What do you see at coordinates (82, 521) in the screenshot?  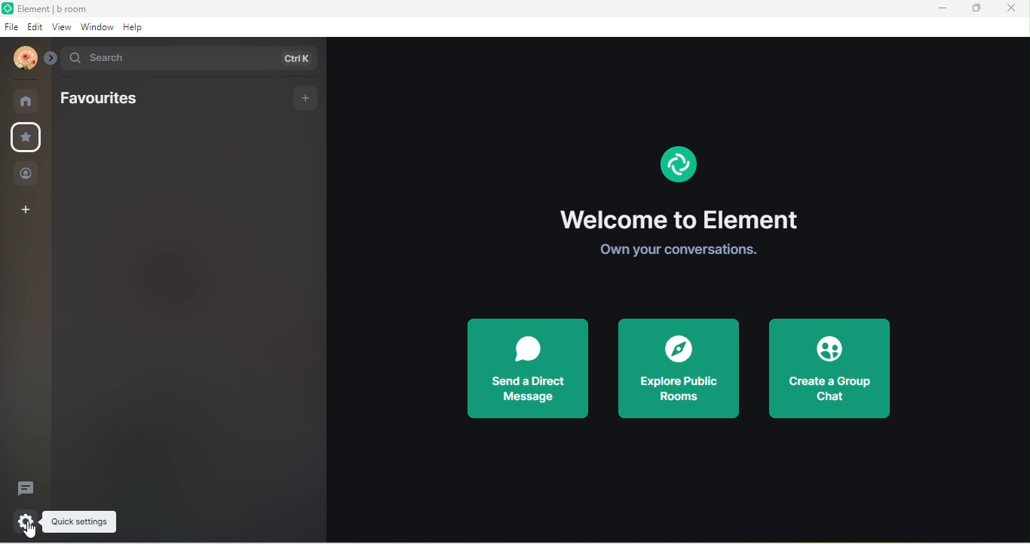 I see `quick settings tooltips` at bounding box center [82, 521].